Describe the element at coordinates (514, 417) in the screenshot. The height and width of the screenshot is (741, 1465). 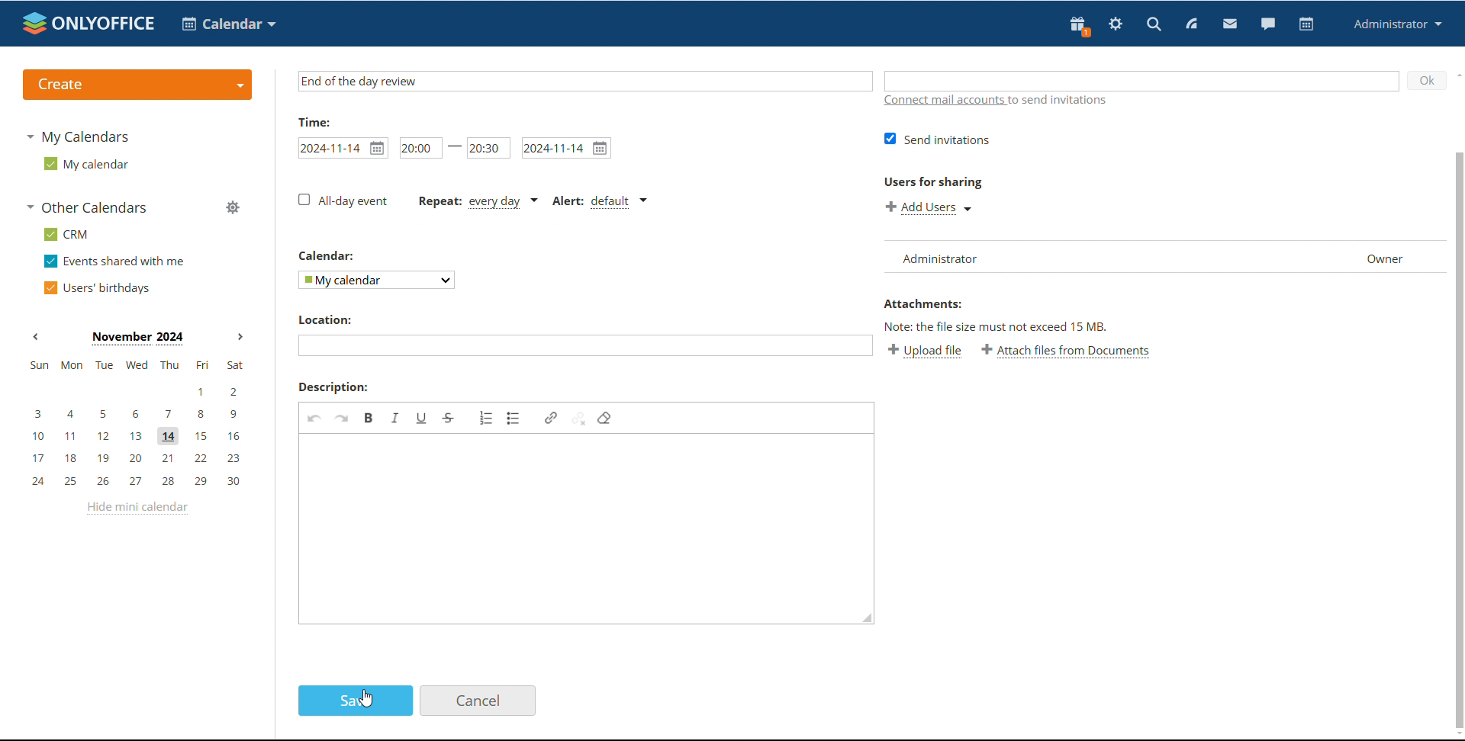
I see `Insert or remove bulleted list` at that location.